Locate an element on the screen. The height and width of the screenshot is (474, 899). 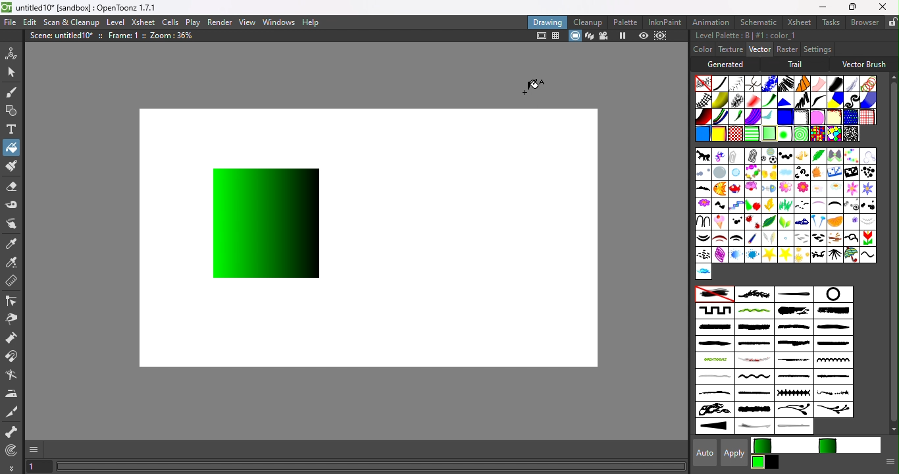
fishbone is located at coordinates (769, 189).